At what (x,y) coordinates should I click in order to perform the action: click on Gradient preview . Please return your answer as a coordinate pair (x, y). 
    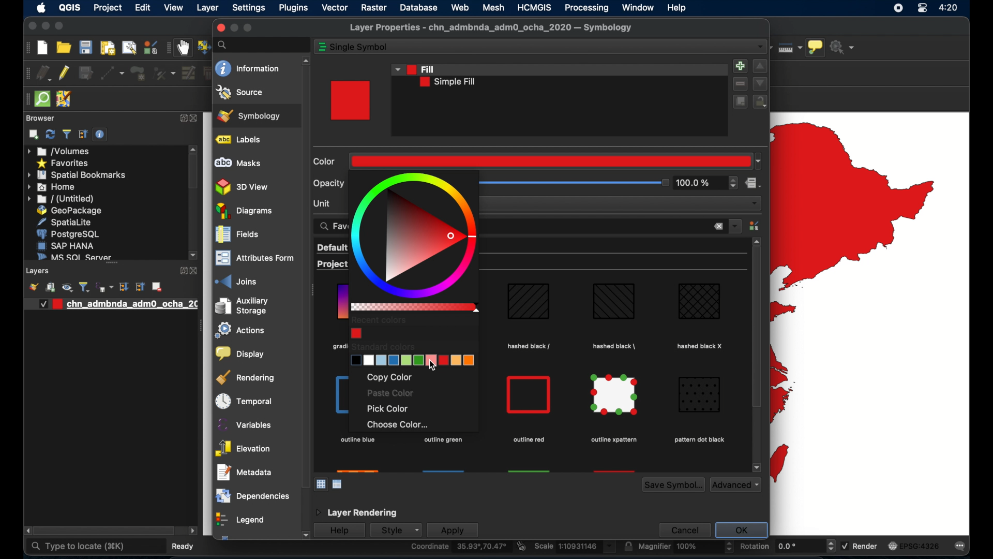
    Looking at the image, I should click on (613, 302).